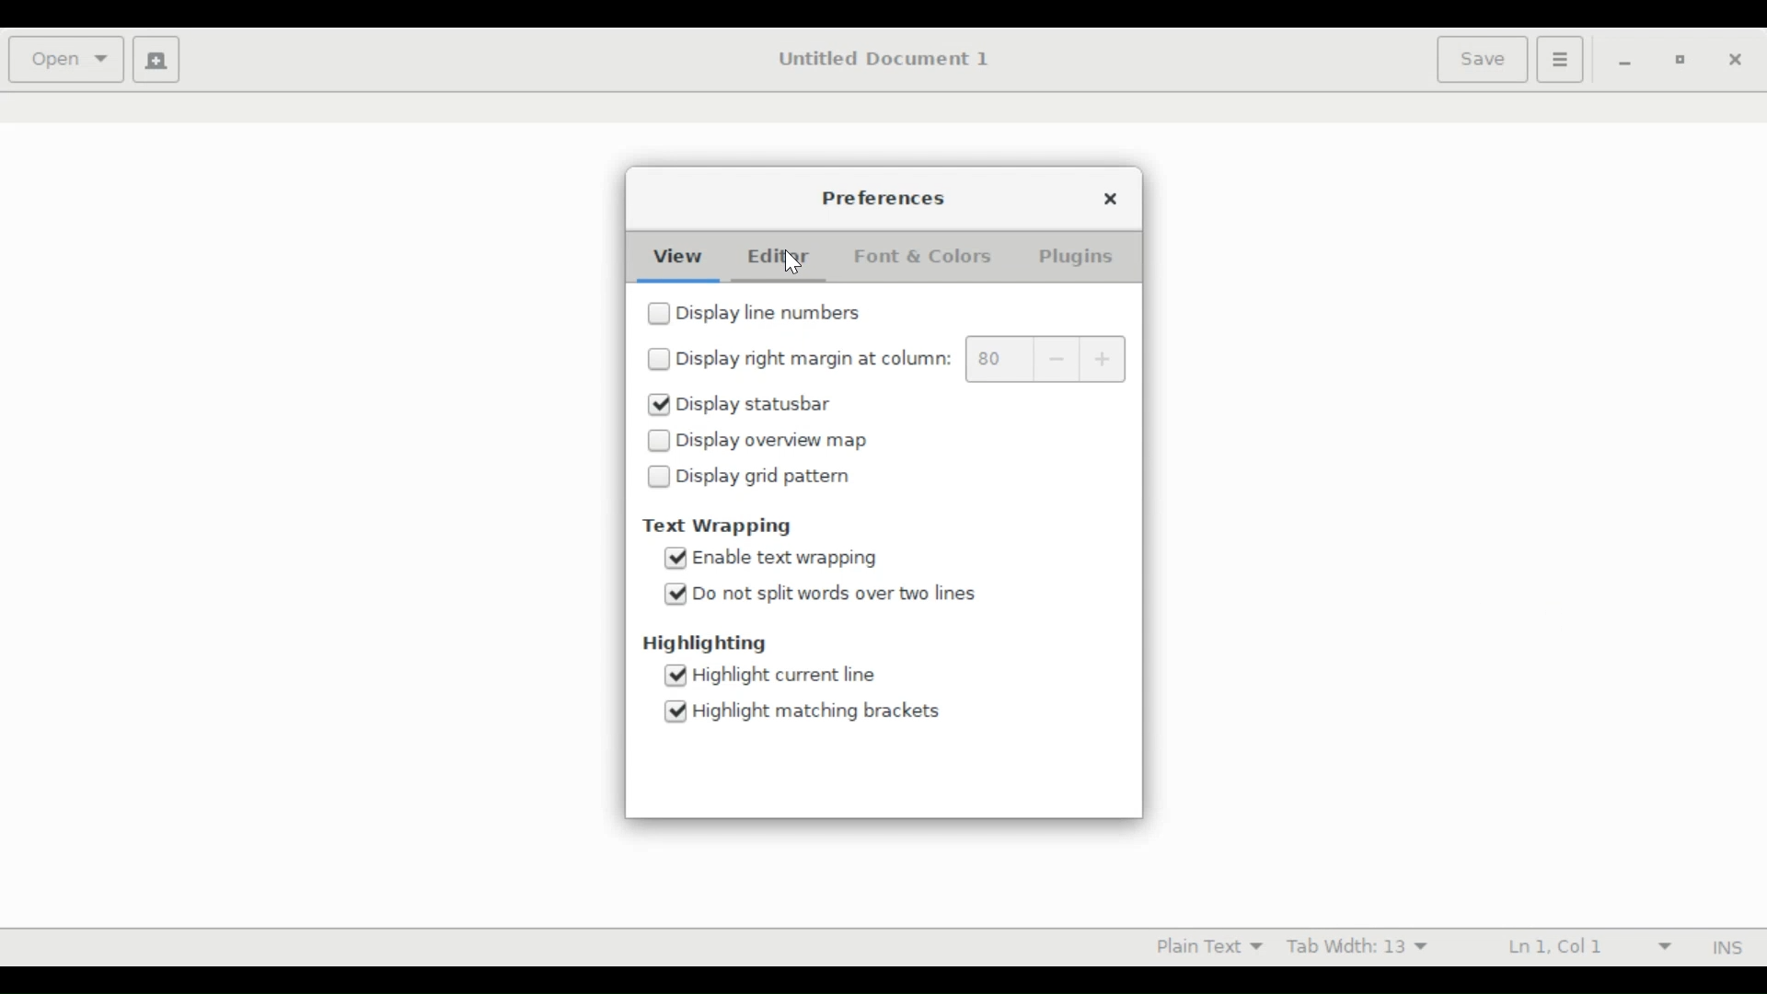 The image size is (1767, 994). I want to click on Editor, so click(777, 256).